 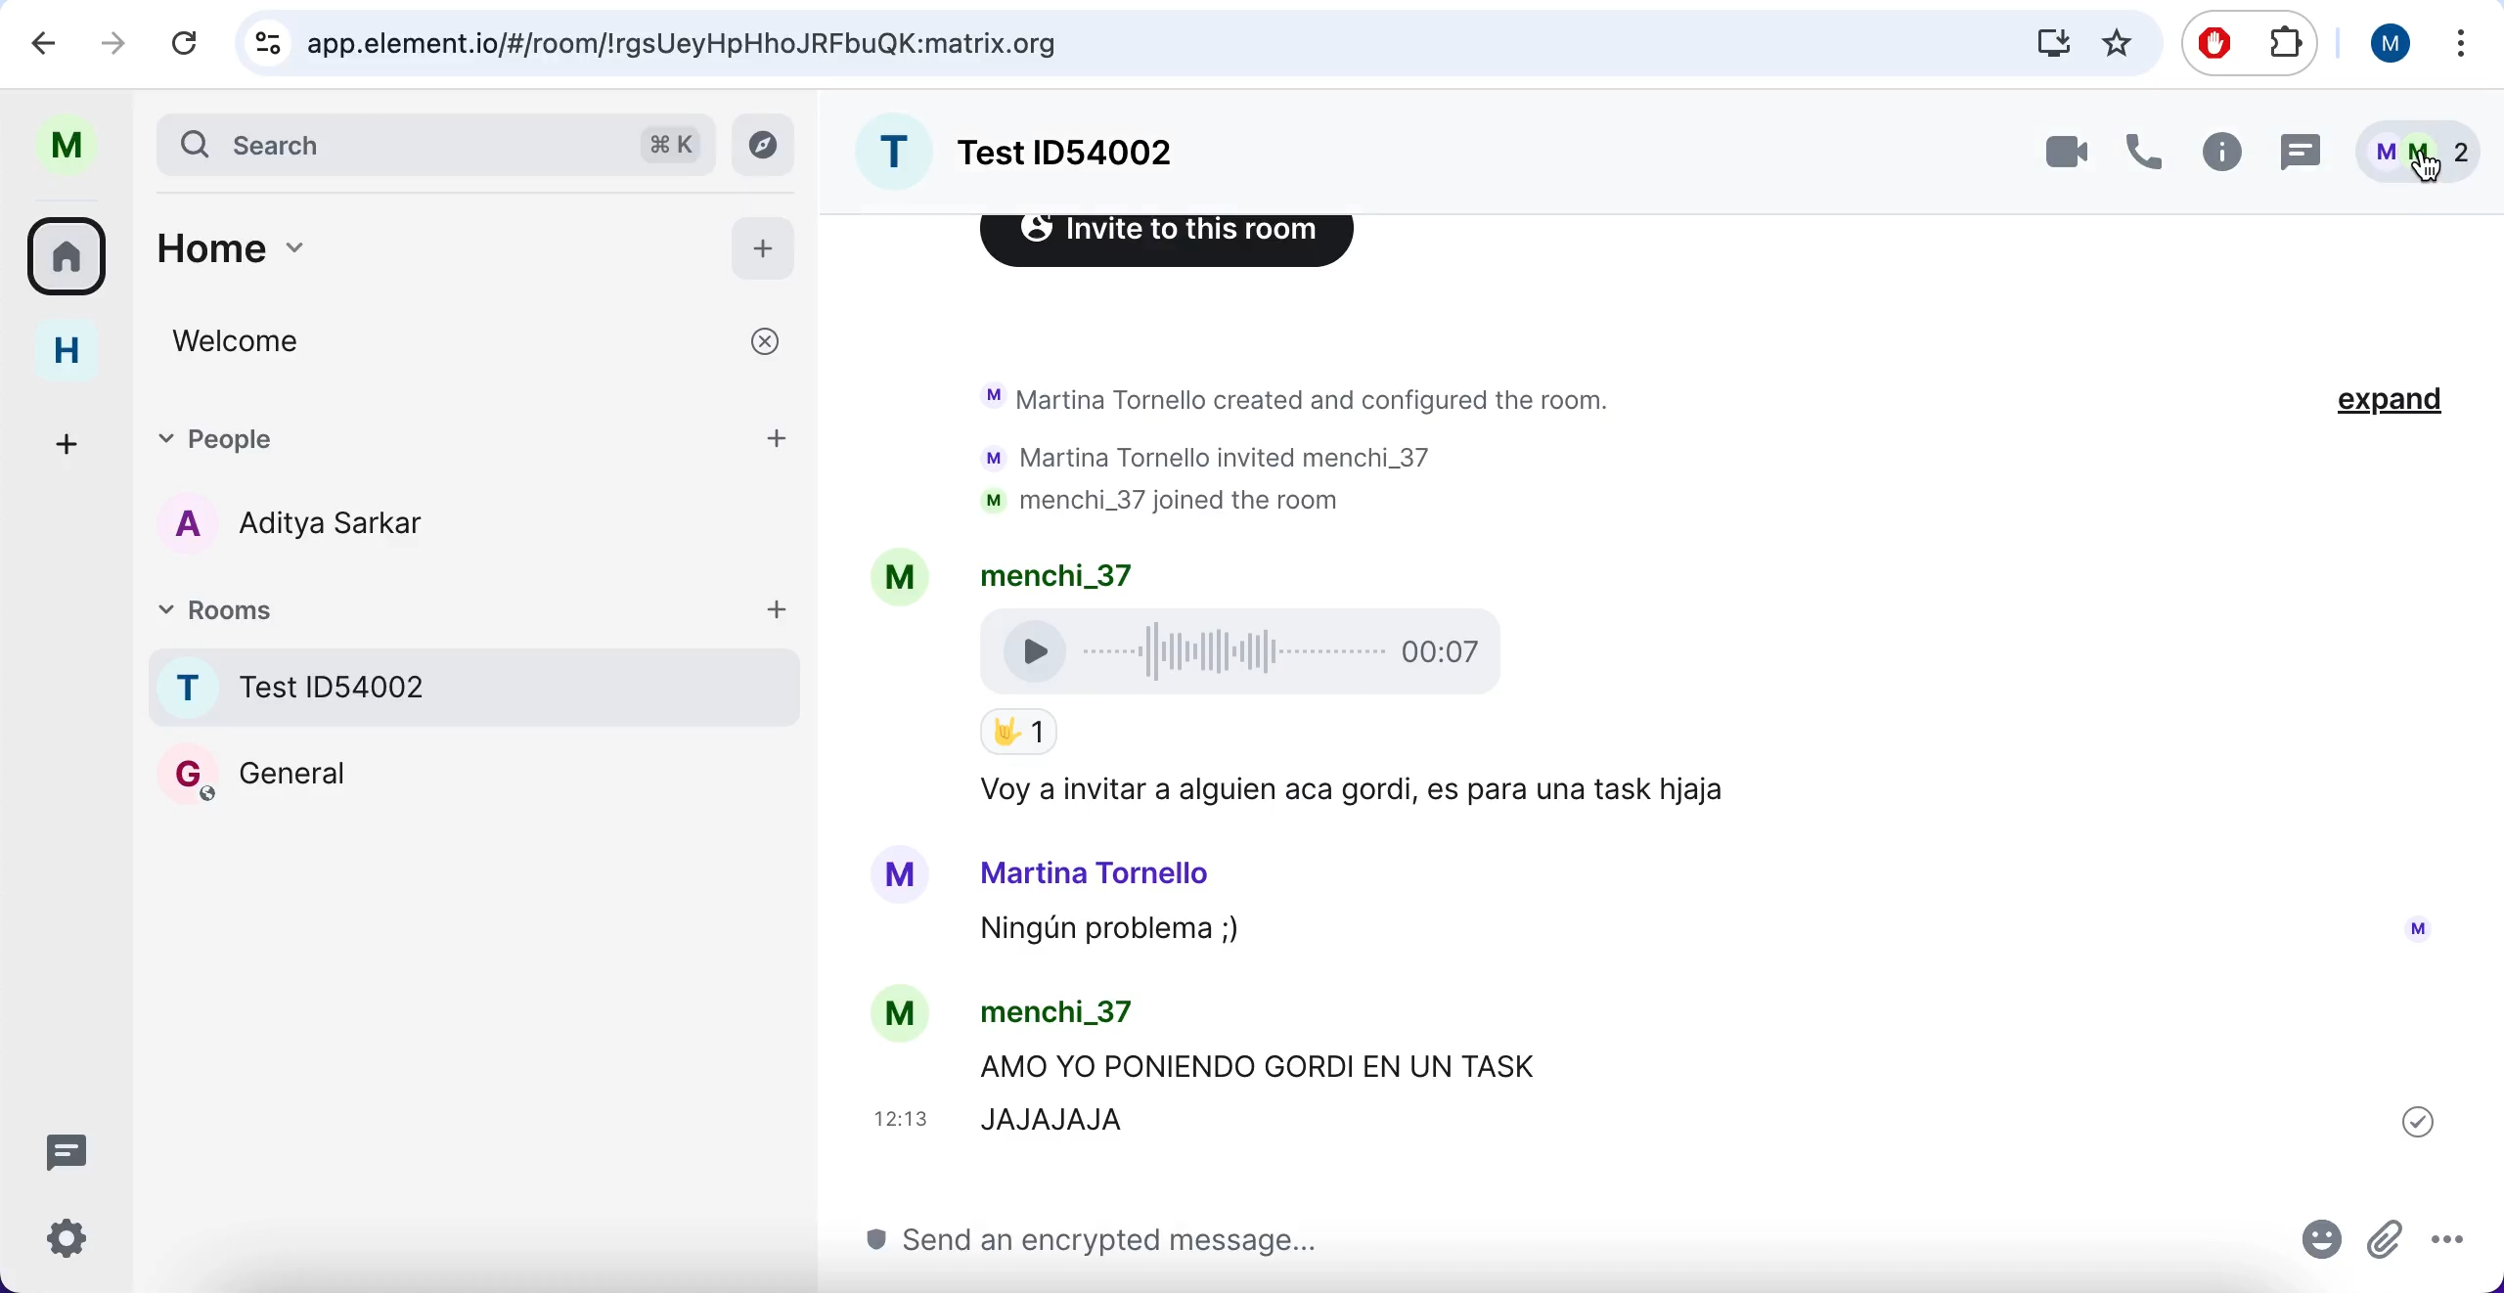 I want to click on Cursor, so click(x=2431, y=169).